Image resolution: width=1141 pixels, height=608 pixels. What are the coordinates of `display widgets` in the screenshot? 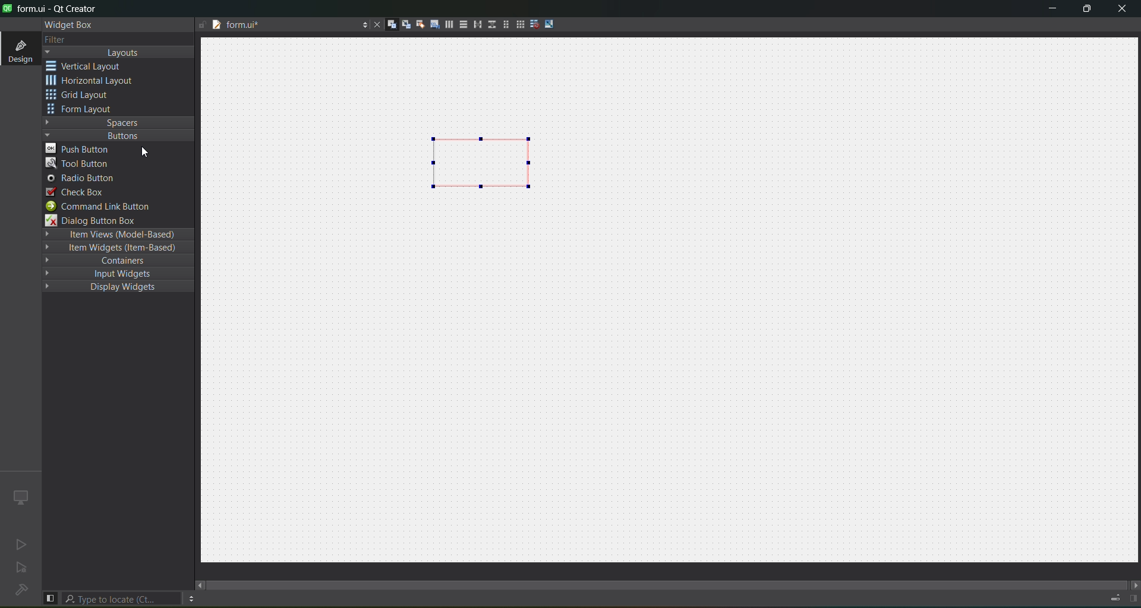 It's located at (109, 287).